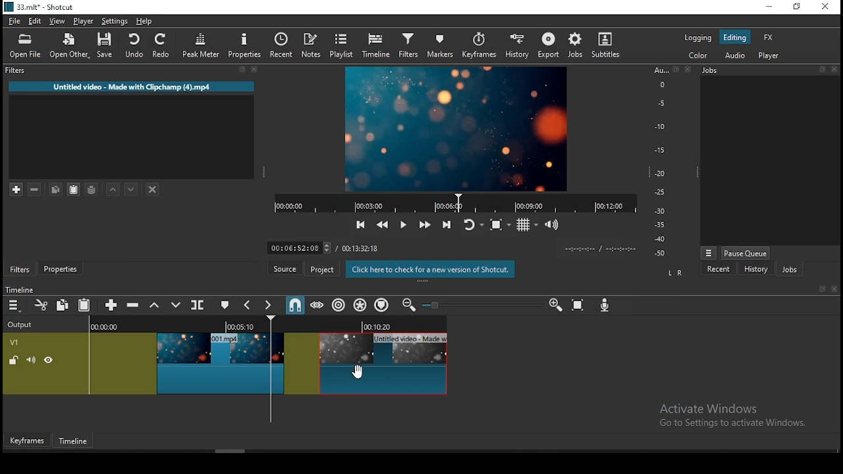 Image resolution: width=843 pixels, height=474 pixels. I want to click on timeline, so click(22, 288).